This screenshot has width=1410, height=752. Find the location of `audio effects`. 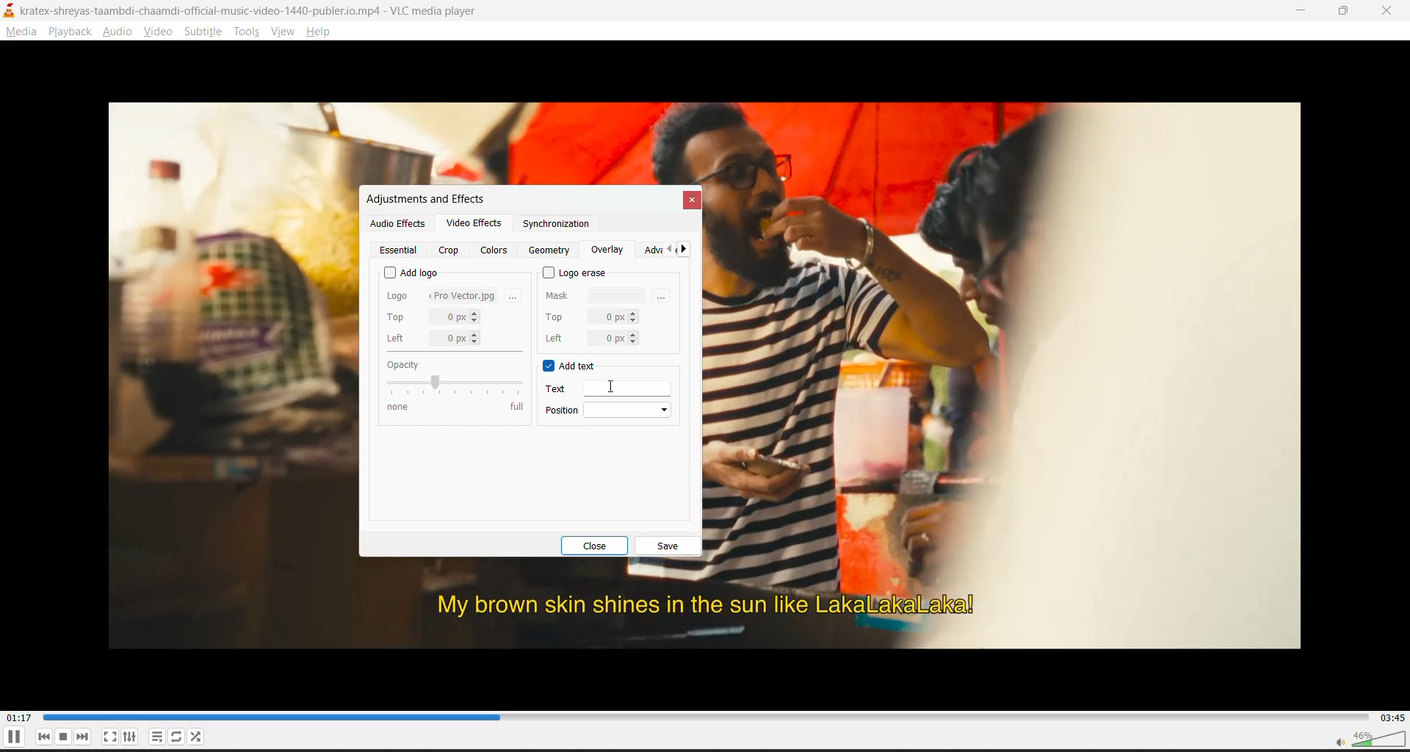

audio effects is located at coordinates (397, 223).